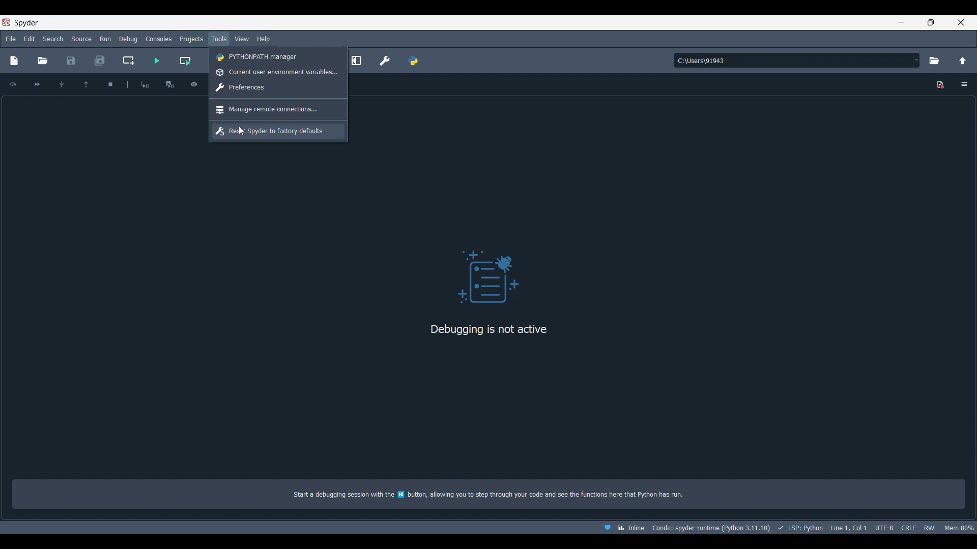  Describe the element at coordinates (711, 528) in the screenshot. I see `Conda:spyder-runtime (Python 3.11.10)` at that location.